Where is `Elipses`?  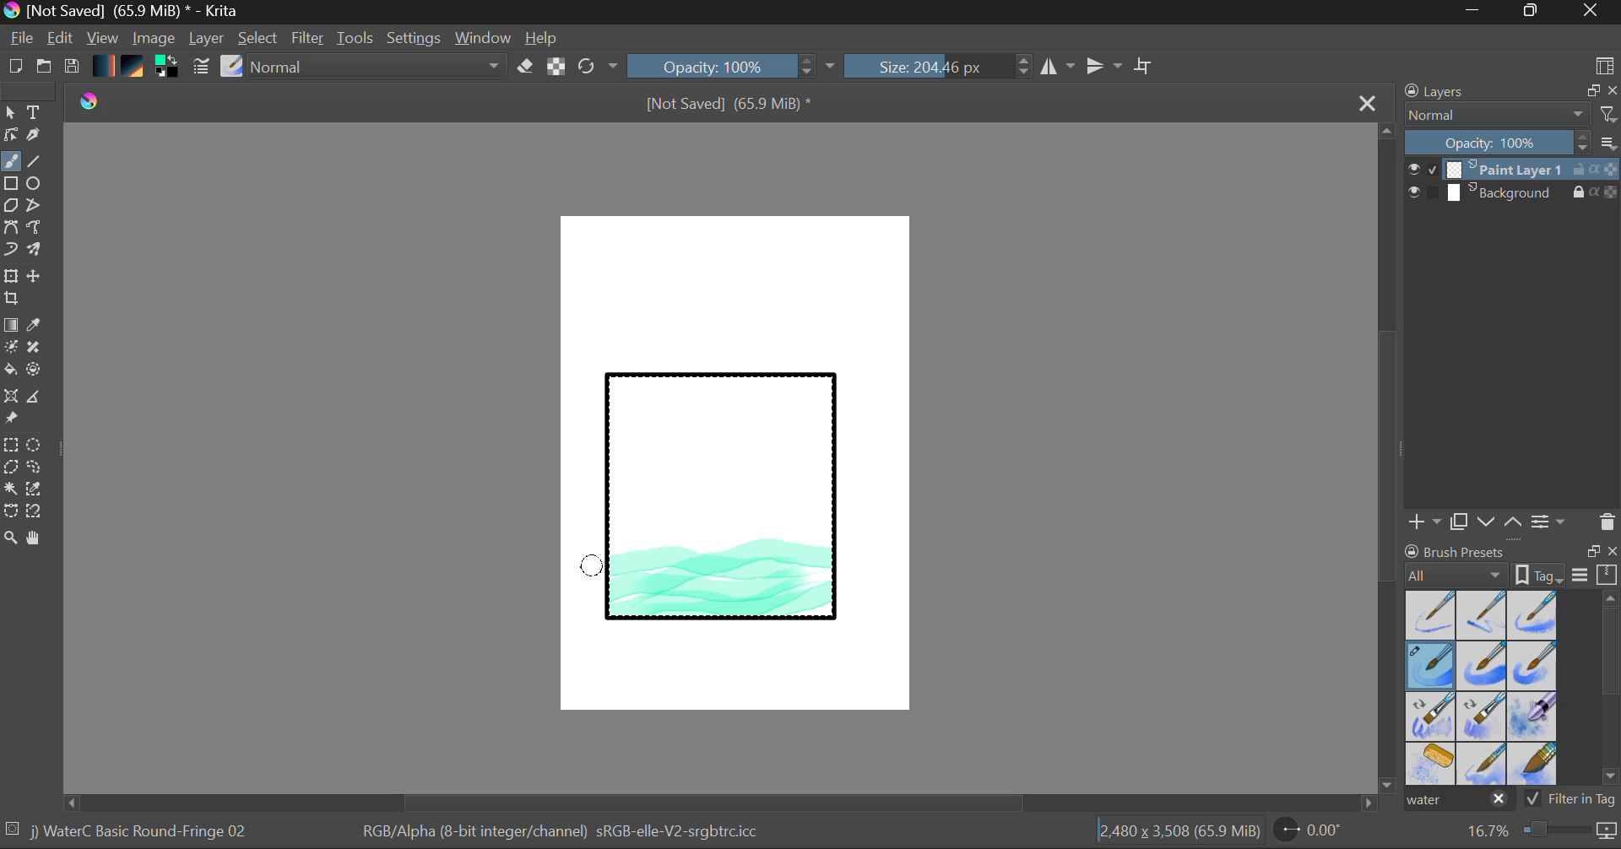
Elipses is located at coordinates (36, 185).